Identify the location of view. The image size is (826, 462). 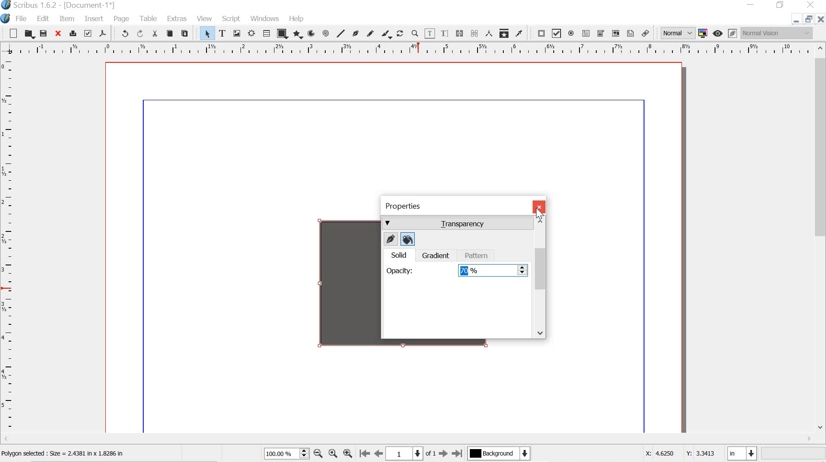
(205, 18).